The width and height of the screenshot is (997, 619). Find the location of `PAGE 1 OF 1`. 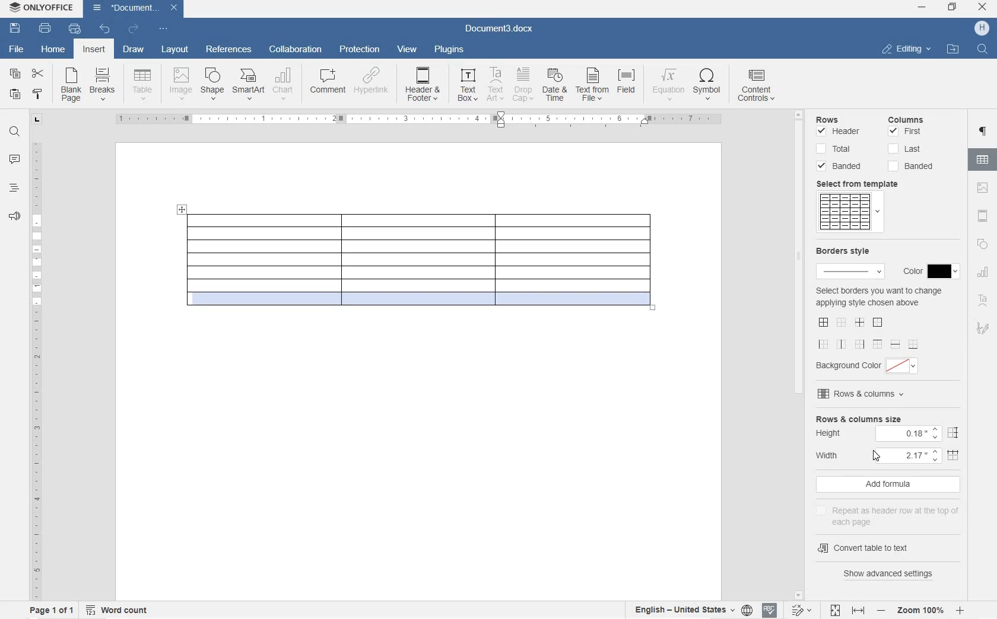

PAGE 1 OF 1 is located at coordinates (52, 610).